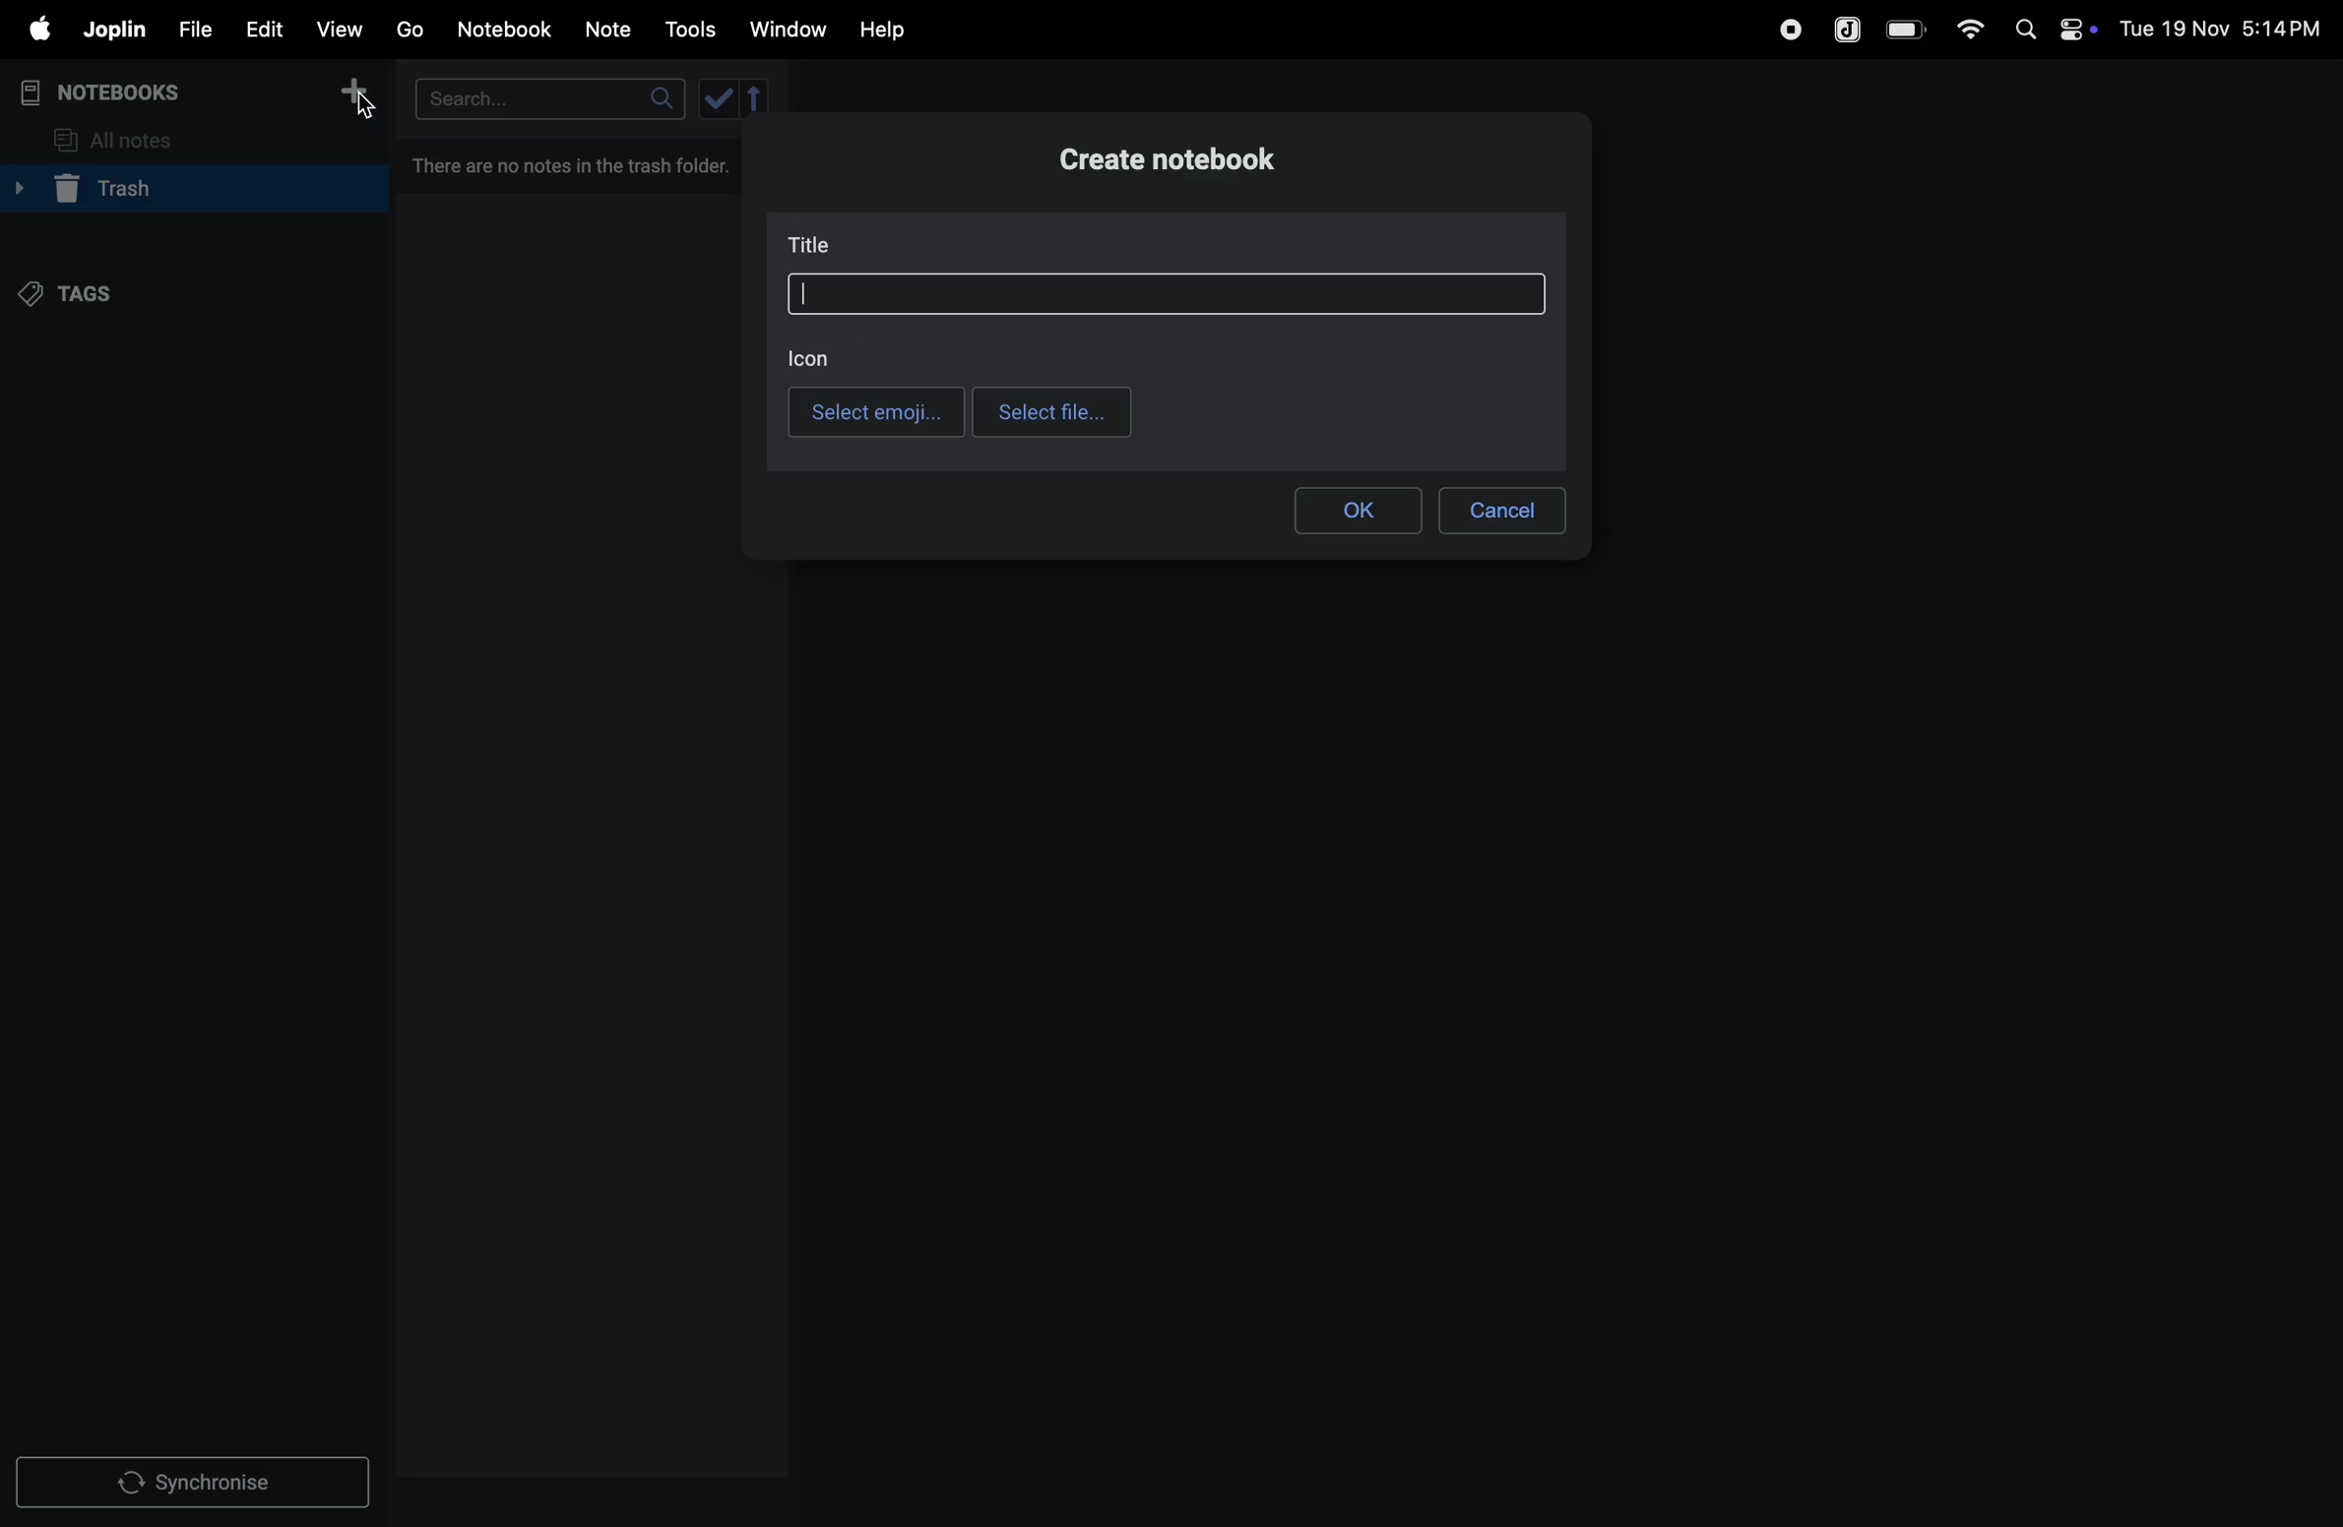 This screenshot has width=2343, height=1527. I want to click on cursor, so click(364, 102).